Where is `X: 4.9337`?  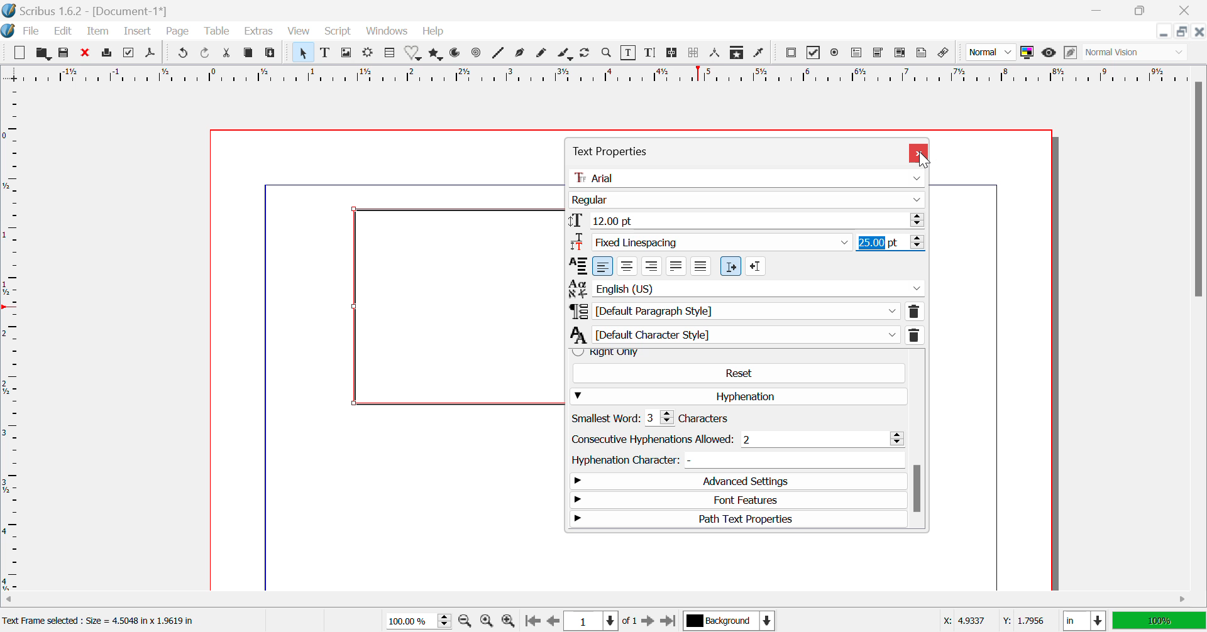
X: 4.9337 is located at coordinates (963, 620).